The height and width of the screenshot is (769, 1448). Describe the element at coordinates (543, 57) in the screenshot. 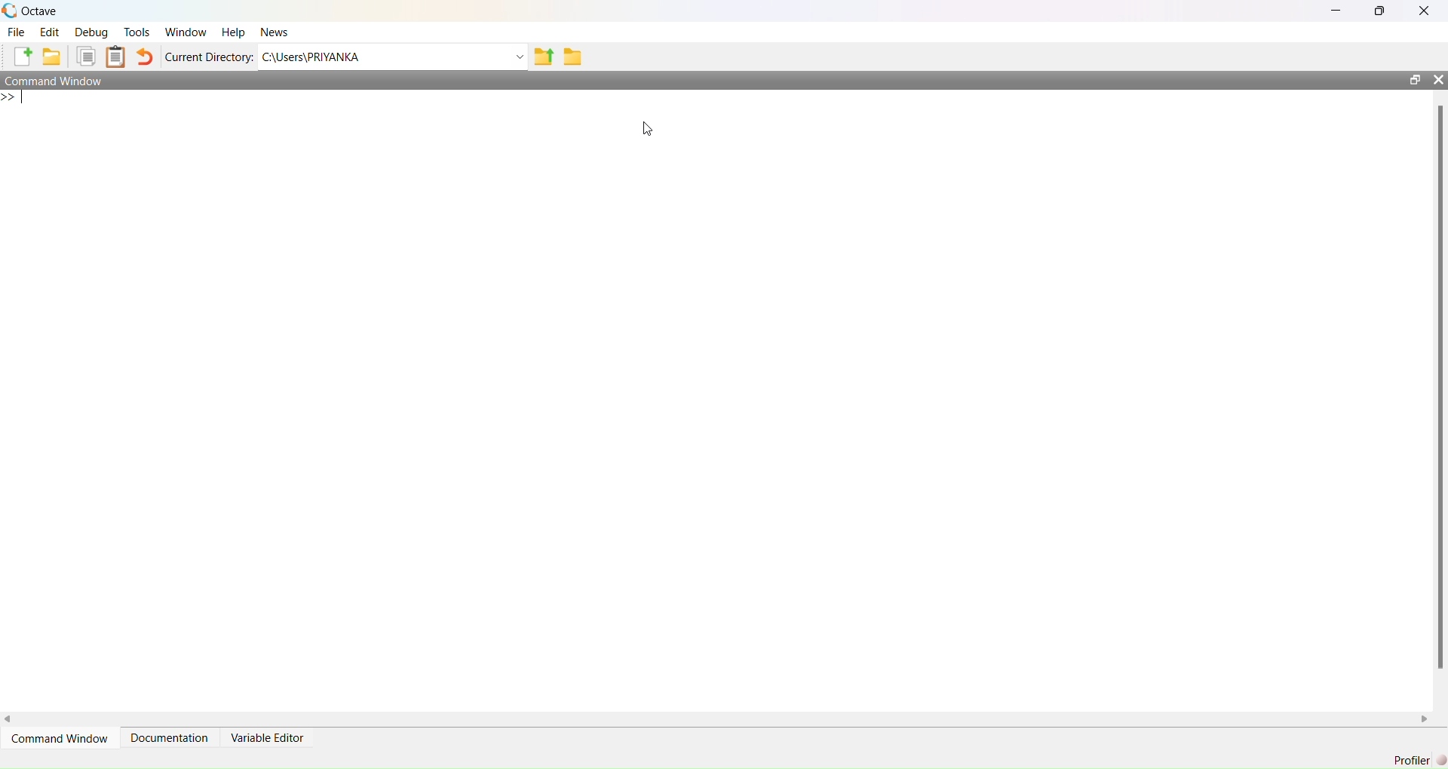

I see `share folder` at that location.